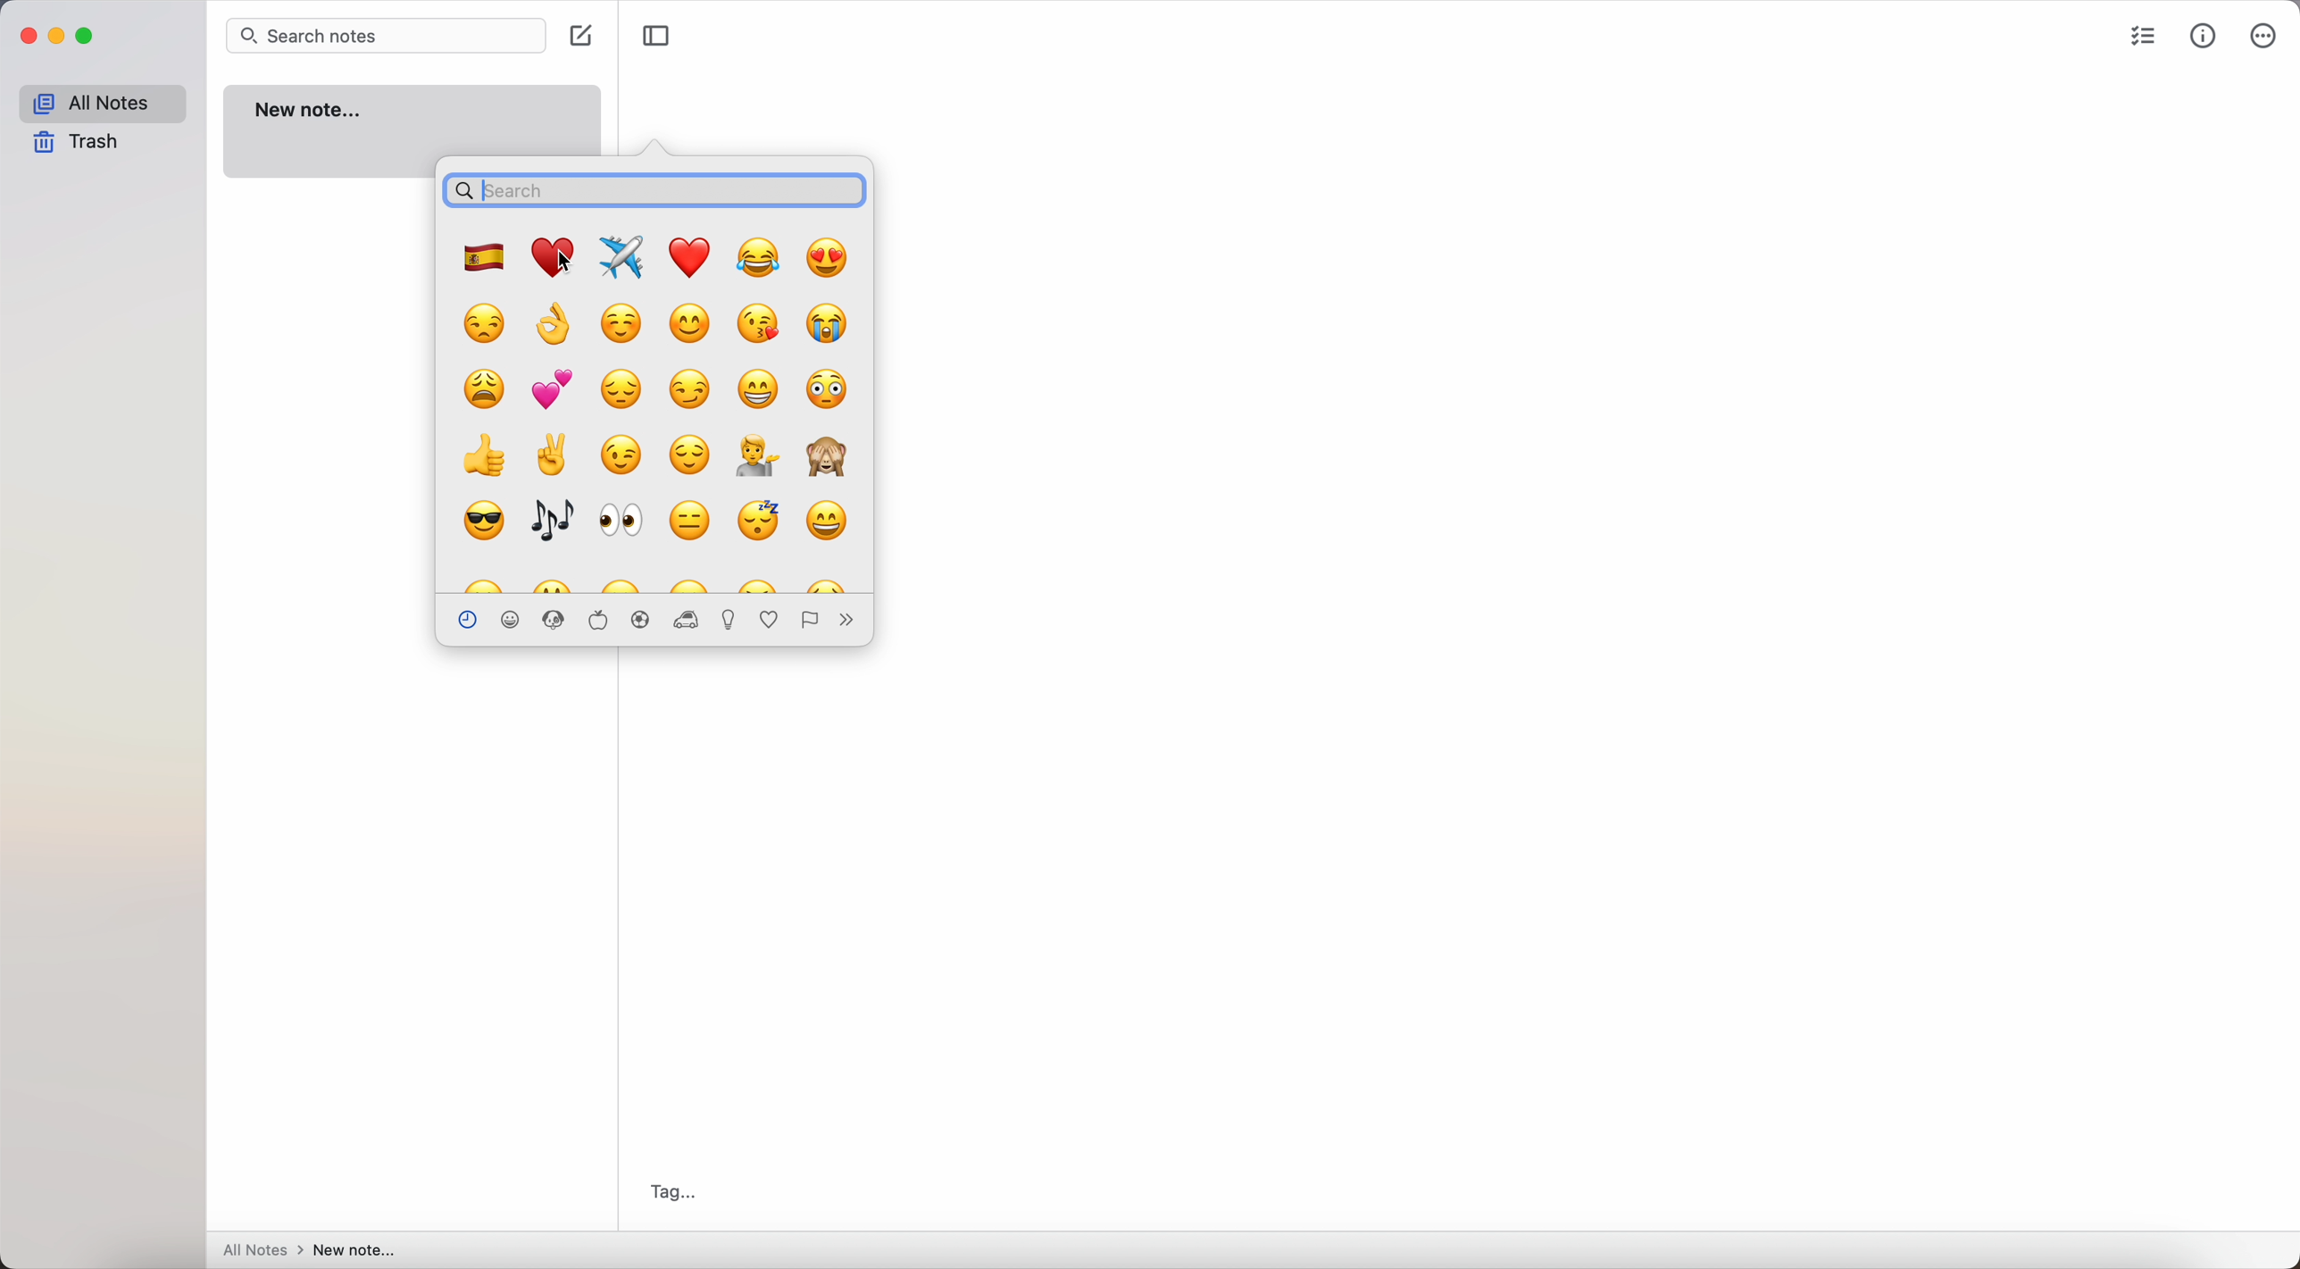  What do you see at coordinates (552, 520) in the screenshot?
I see `emoji` at bounding box center [552, 520].